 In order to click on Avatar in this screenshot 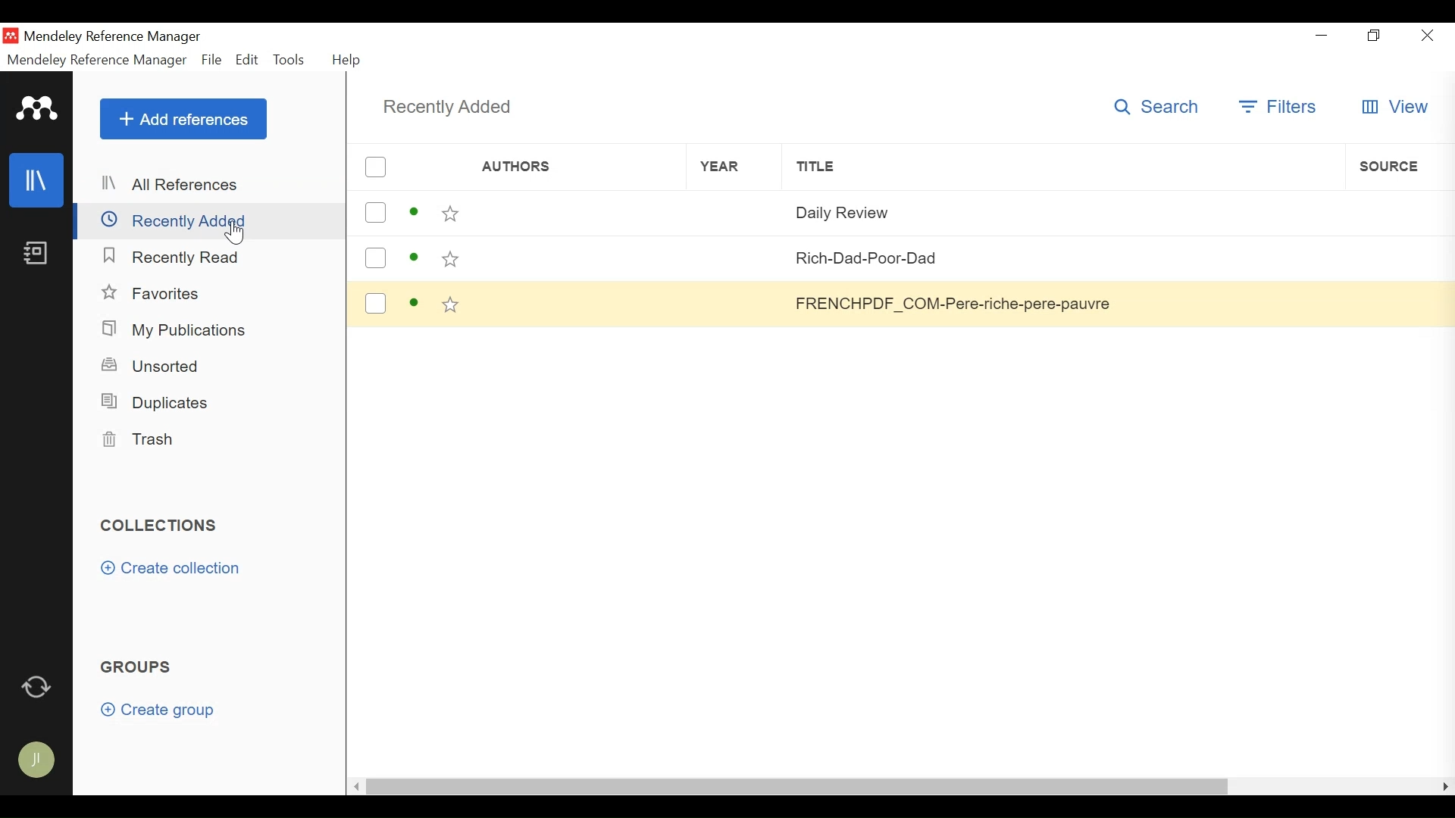, I will do `click(39, 760)`.